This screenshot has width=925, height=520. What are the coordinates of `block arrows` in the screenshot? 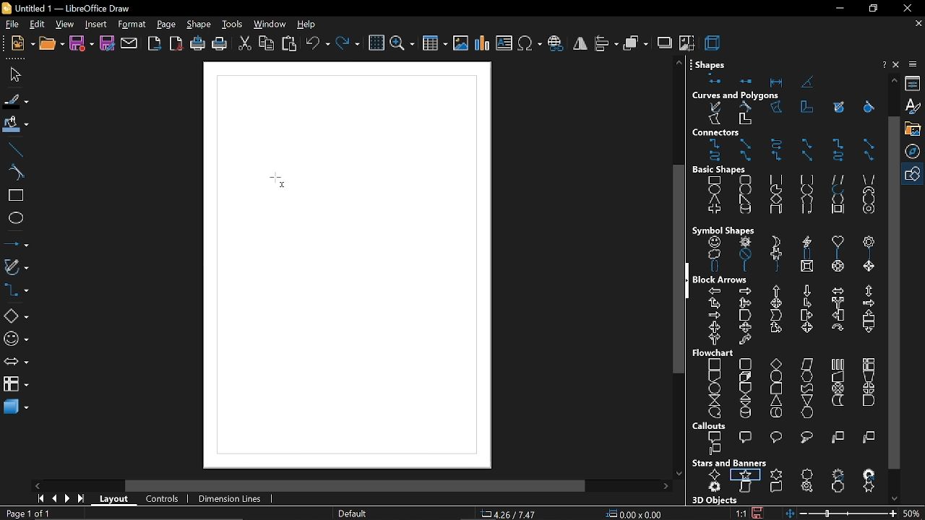 It's located at (791, 316).